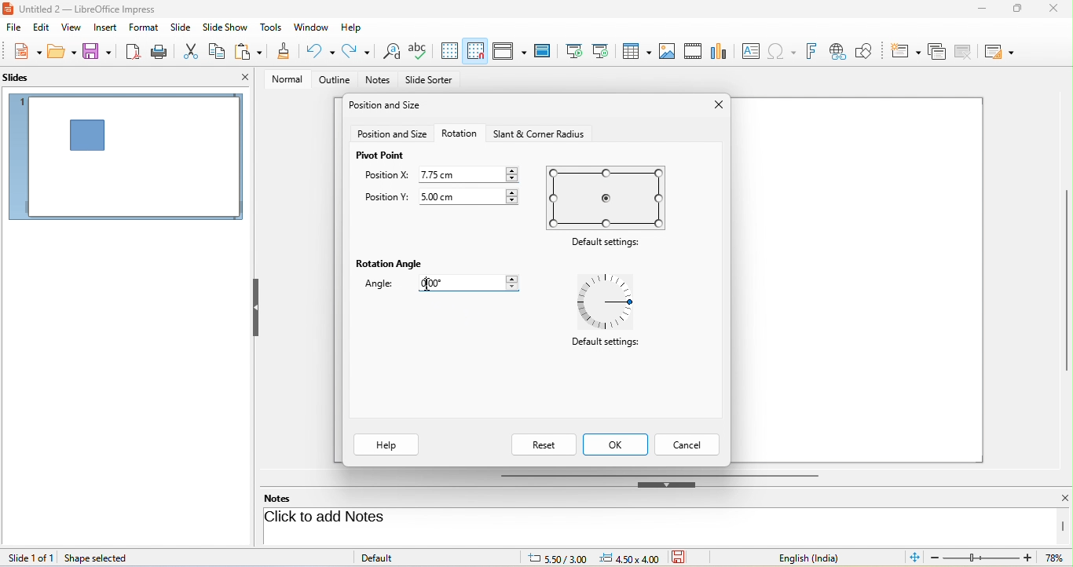  I want to click on font work text, so click(814, 49).